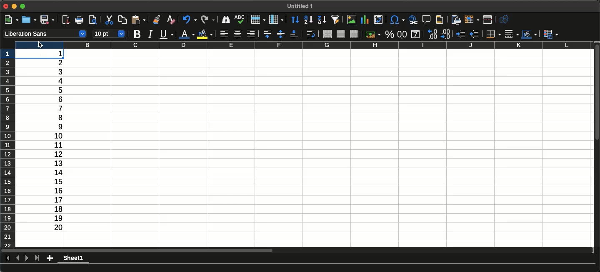  Describe the element at coordinates (47, 19) in the screenshot. I see `Save` at that location.